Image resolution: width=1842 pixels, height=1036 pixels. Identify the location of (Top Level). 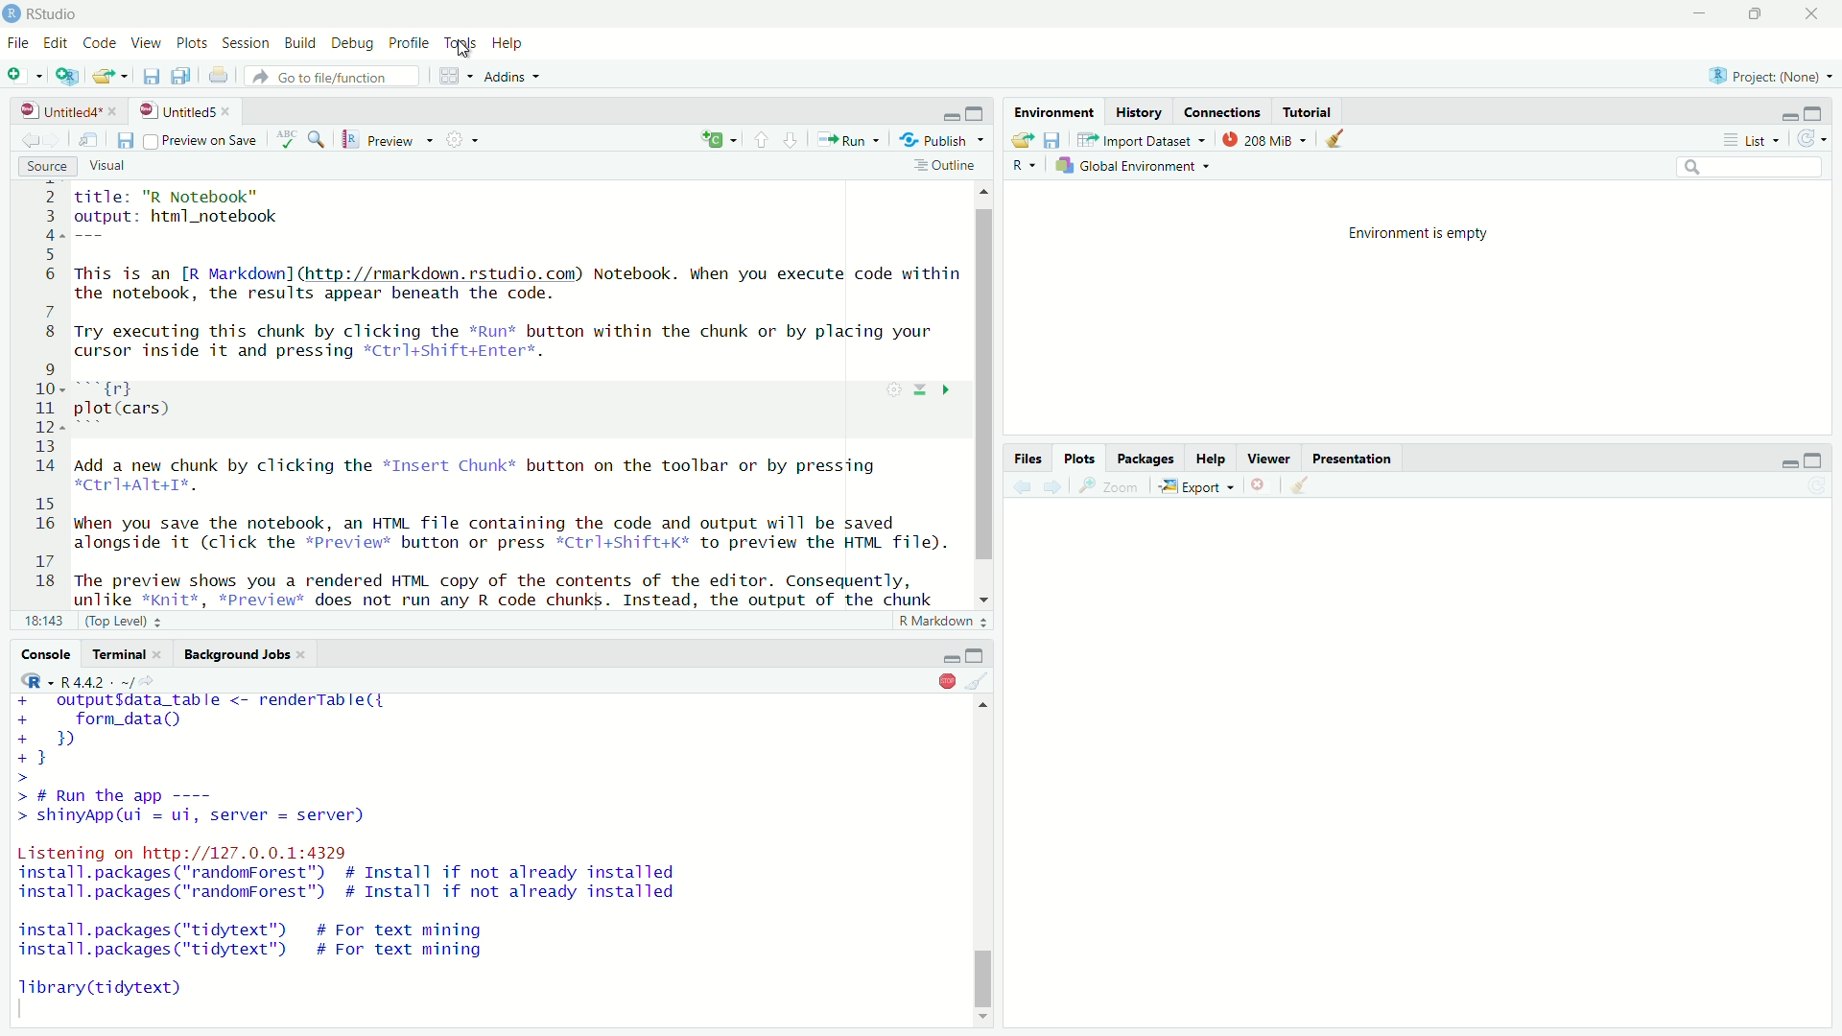
(127, 620).